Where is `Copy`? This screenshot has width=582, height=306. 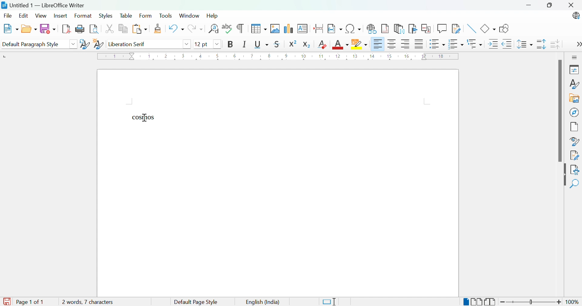
Copy is located at coordinates (125, 29).